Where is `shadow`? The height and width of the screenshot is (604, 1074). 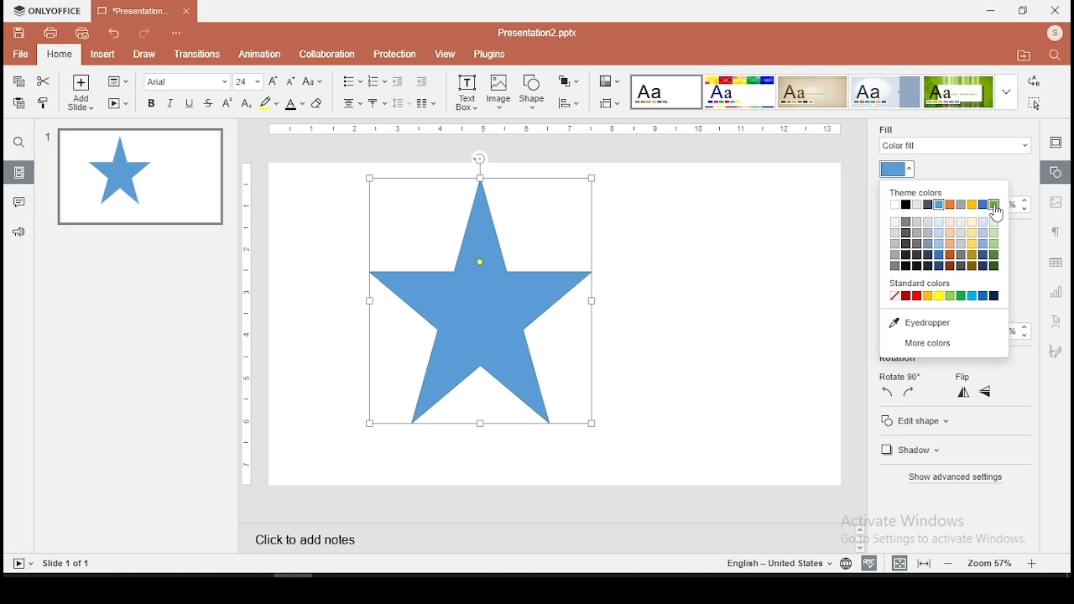
shadow is located at coordinates (910, 450).